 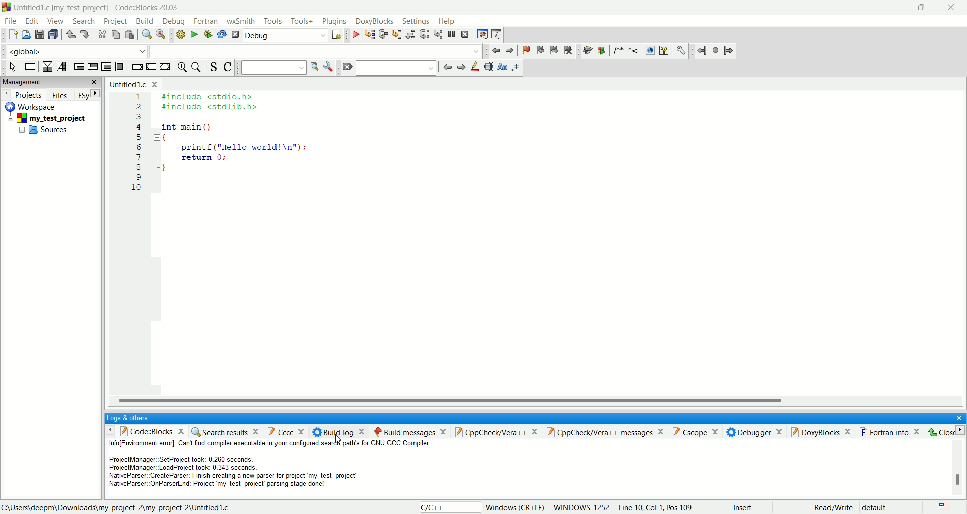 What do you see at coordinates (10, 20) in the screenshot?
I see `file` at bounding box center [10, 20].